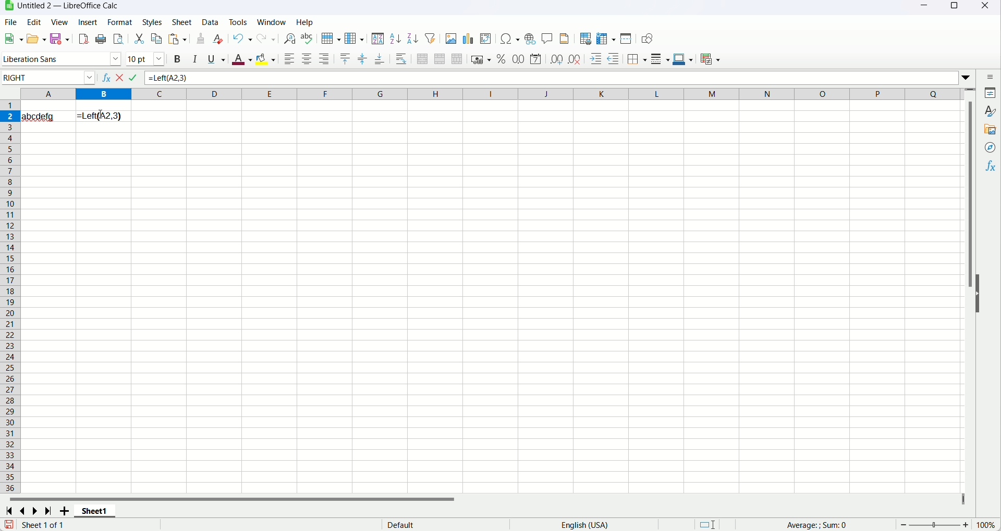  I want to click on center vertically, so click(362, 59).